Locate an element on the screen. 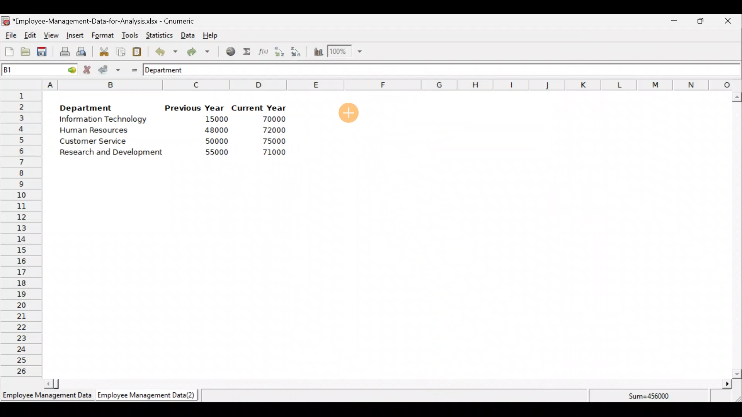 The height and width of the screenshot is (417, 742). Human Resources is located at coordinates (98, 131).